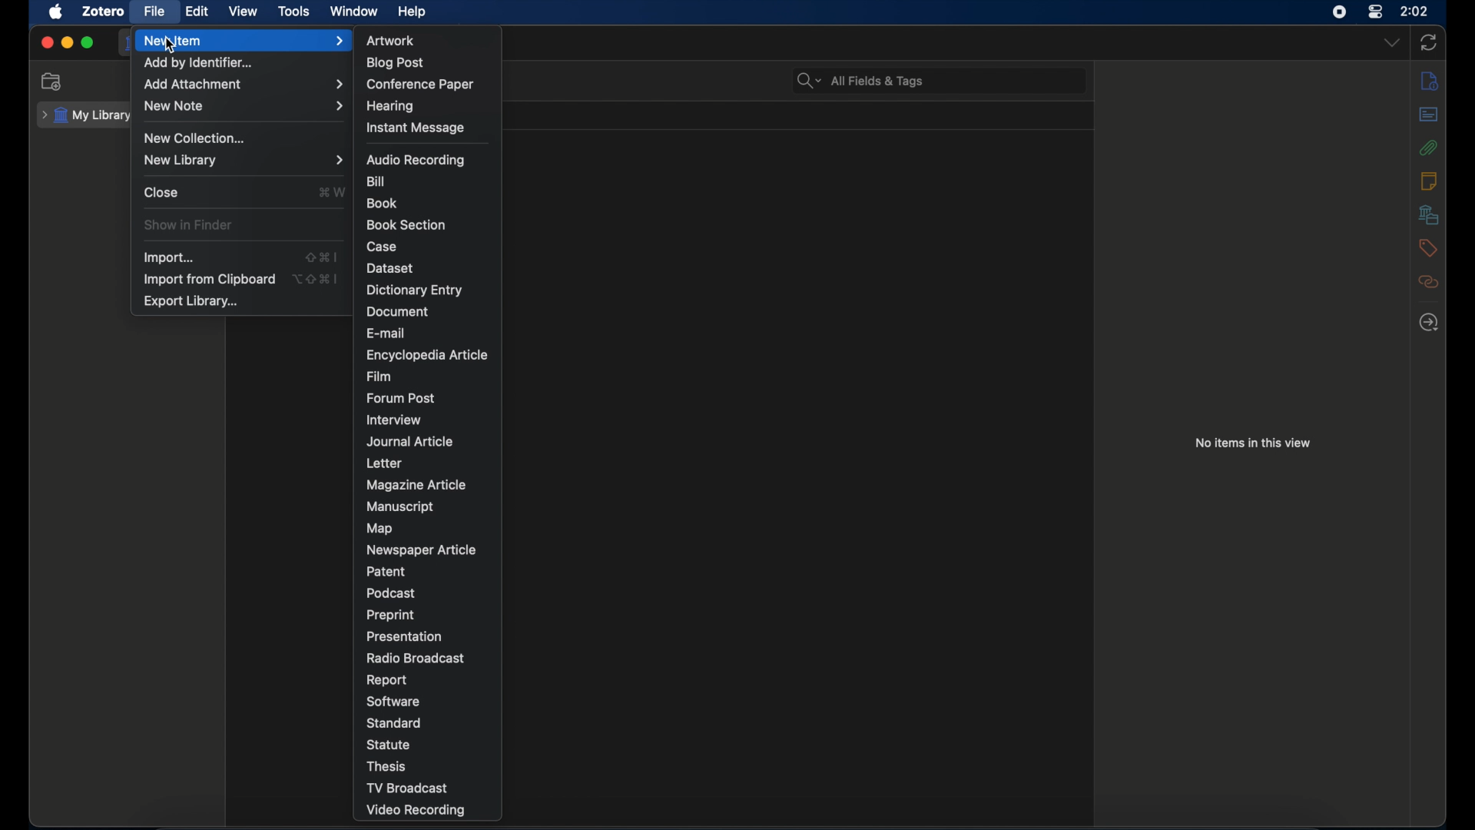  Describe the element at coordinates (244, 106) in the screenshot. I see `new note` at that location.